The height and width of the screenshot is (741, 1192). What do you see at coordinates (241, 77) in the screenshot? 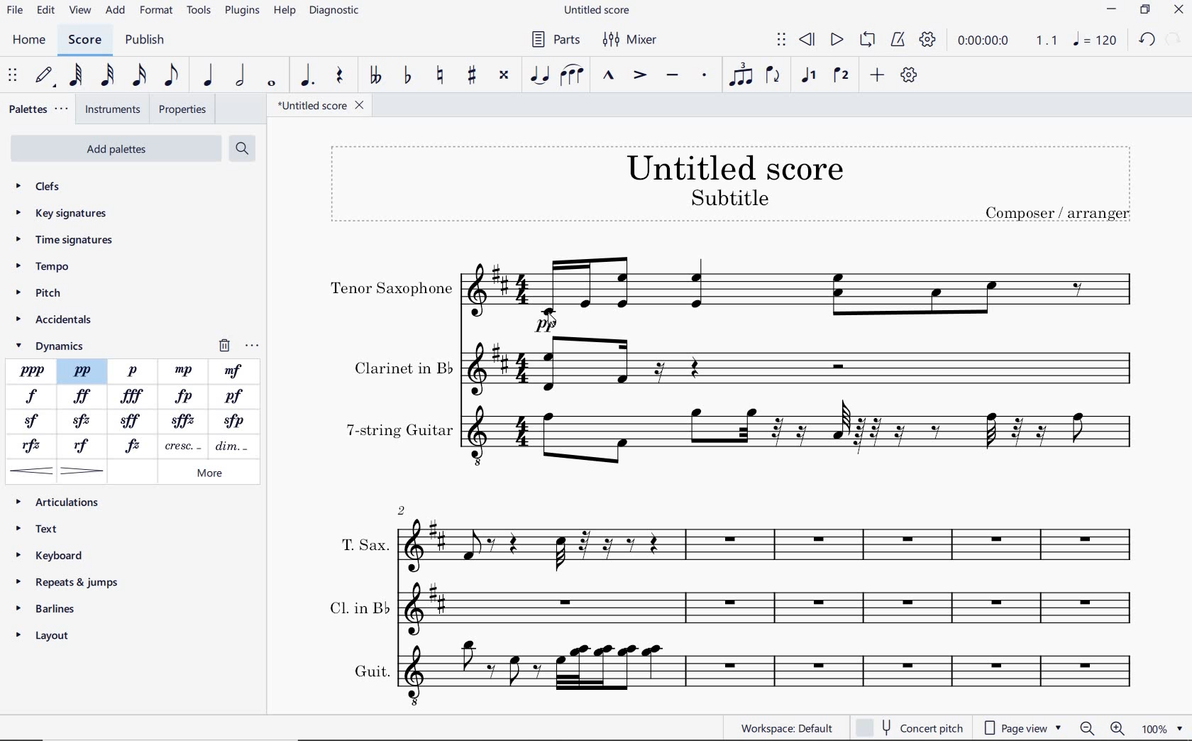
I see `HALF NOTE` at bounding box center [241, 77].